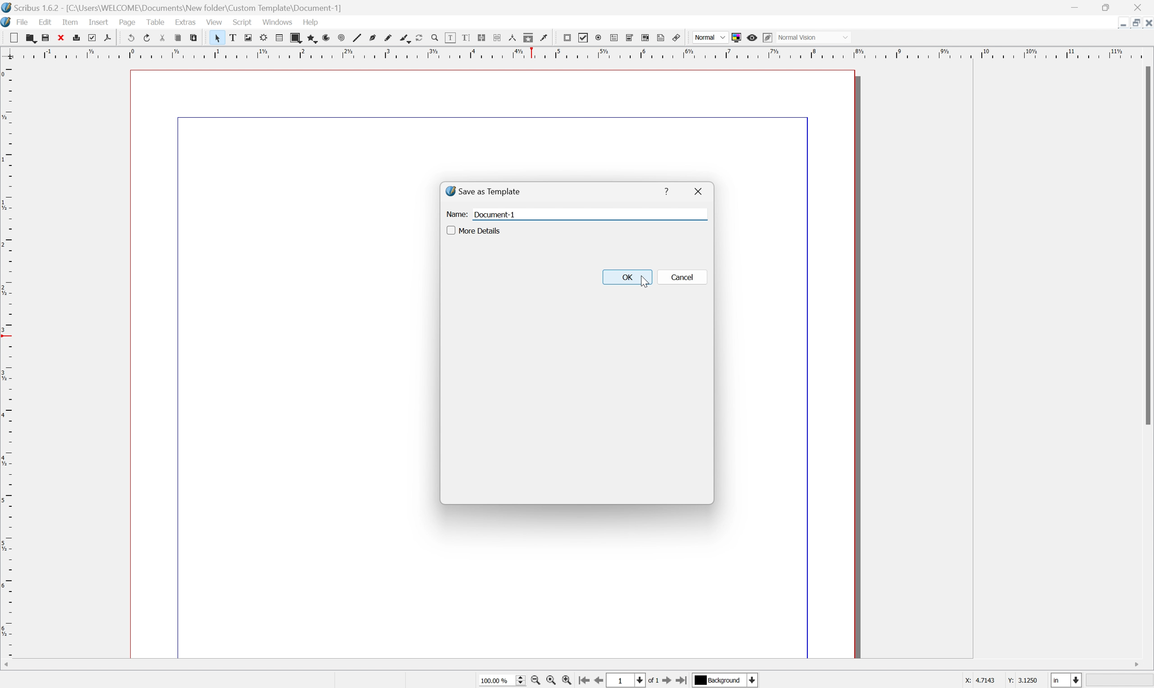  Describe the element at coordinates (159, 38) in the screenshot. I see `cut` at that location.